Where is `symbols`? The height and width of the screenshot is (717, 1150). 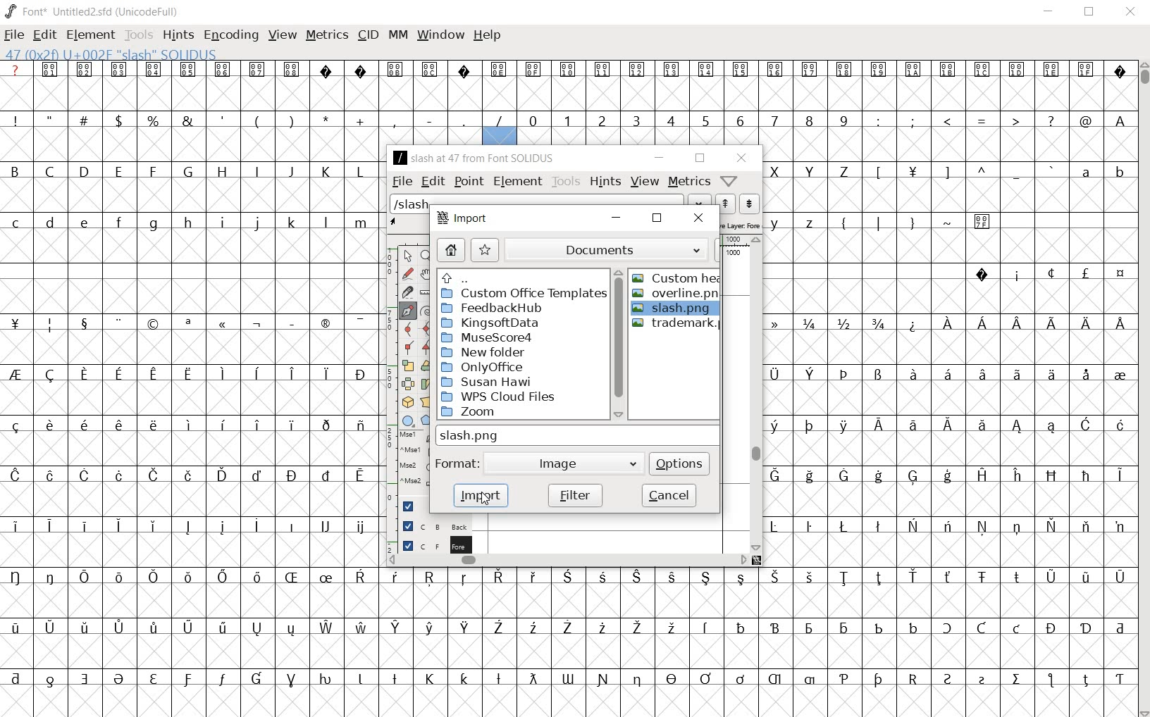
symbols is located at coordinates (197, 323).